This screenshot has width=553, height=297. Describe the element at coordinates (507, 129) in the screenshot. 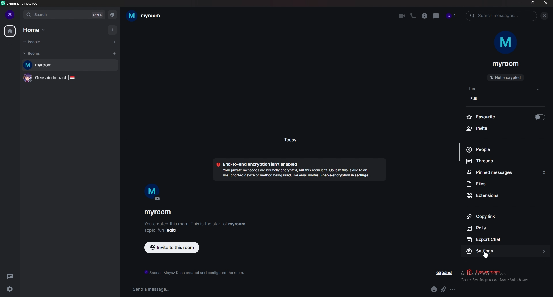

I see `invite` at that location.